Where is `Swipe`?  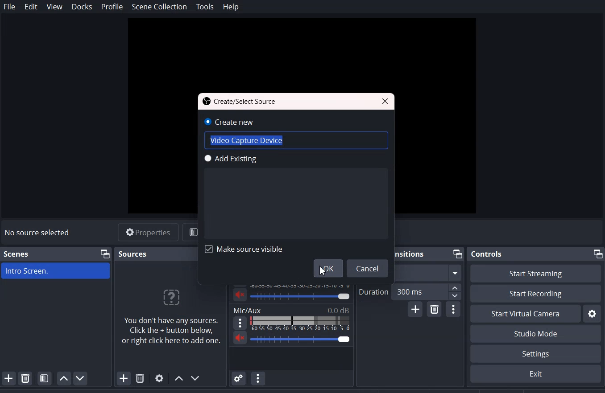 Swipe is located at coordinates (428, 272).